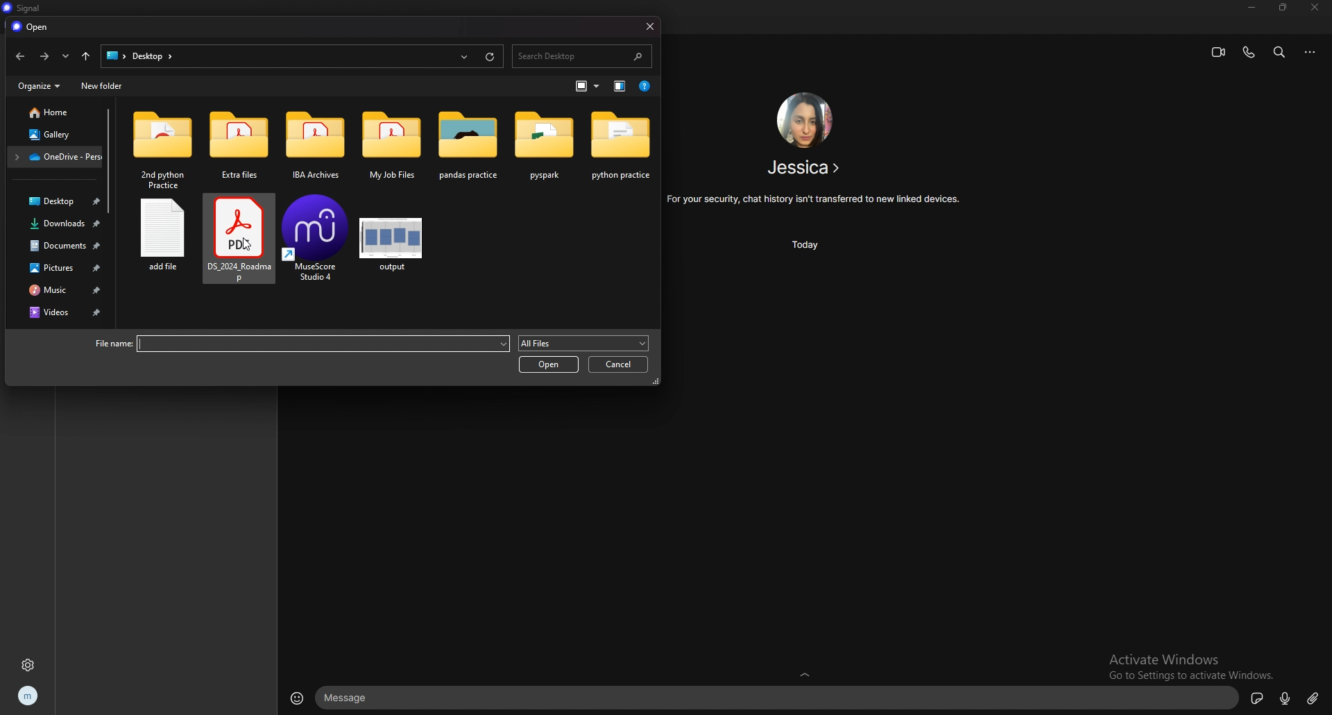  What do you see at coordinates (621, 147) in the screenshot?
I see `folder` at bounding box center [621, 147].